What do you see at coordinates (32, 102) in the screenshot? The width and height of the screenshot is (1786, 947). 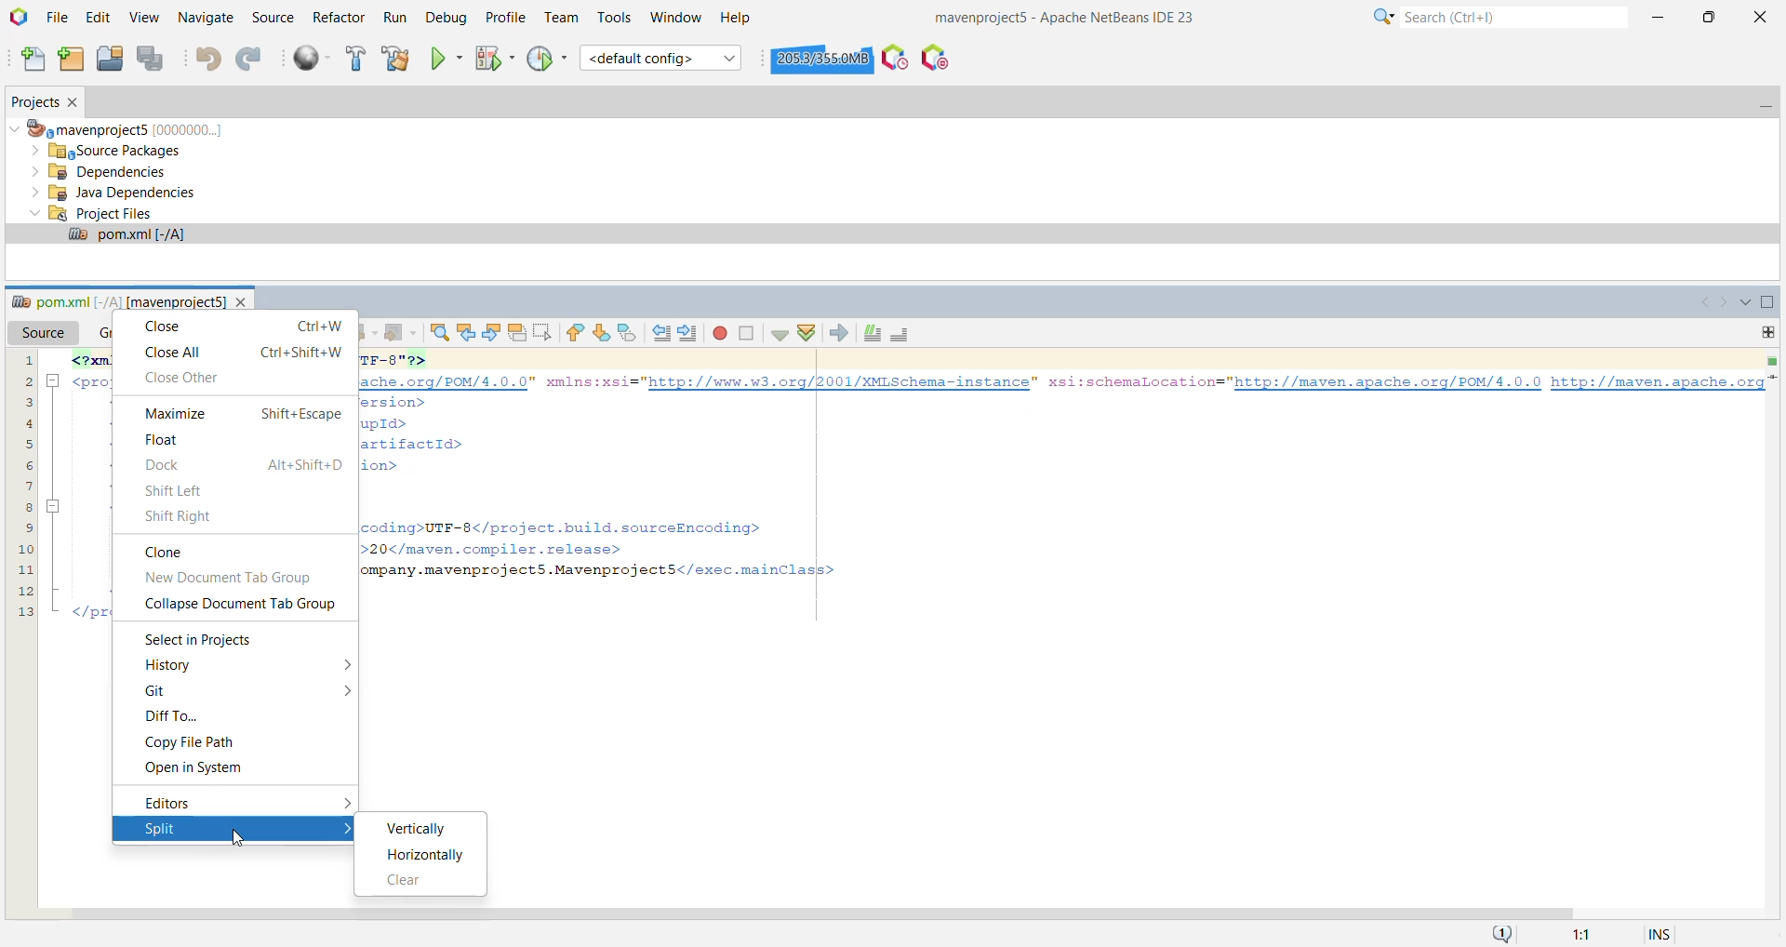 I see `Projects Window` at bounding box center [32, 102].